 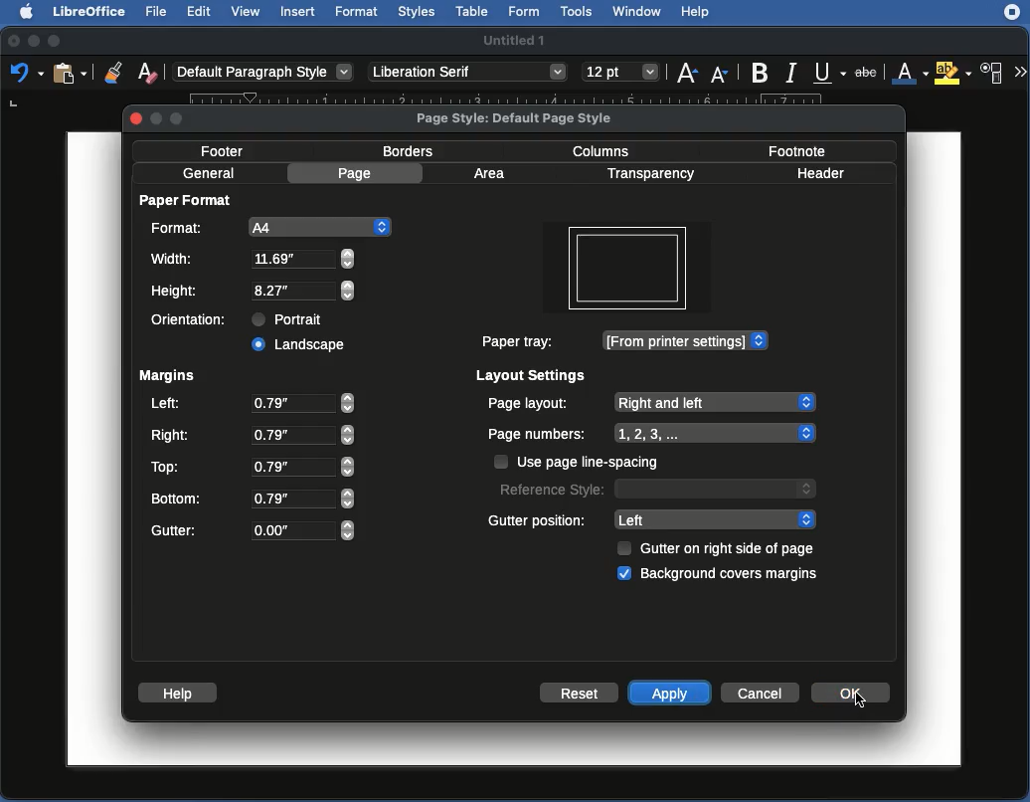 I want to click on Minimize, so click(x=34, y=40).